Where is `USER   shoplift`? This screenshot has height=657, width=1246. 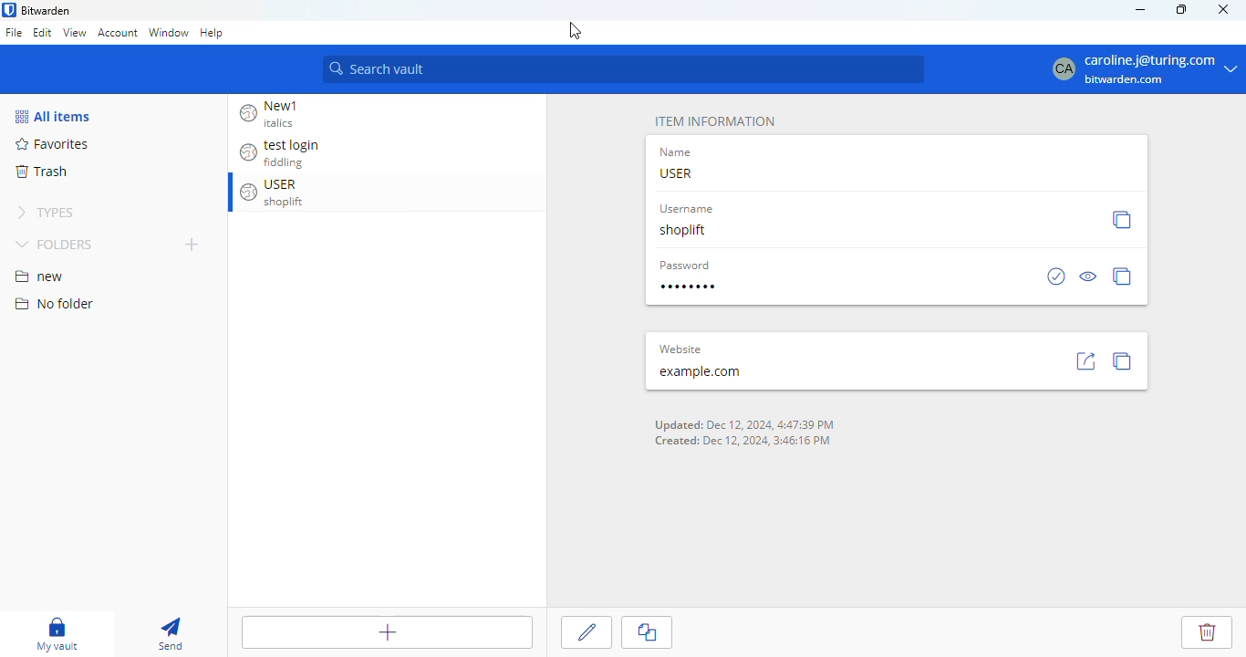 USER   shoplift is located at coordinates (277, 193).